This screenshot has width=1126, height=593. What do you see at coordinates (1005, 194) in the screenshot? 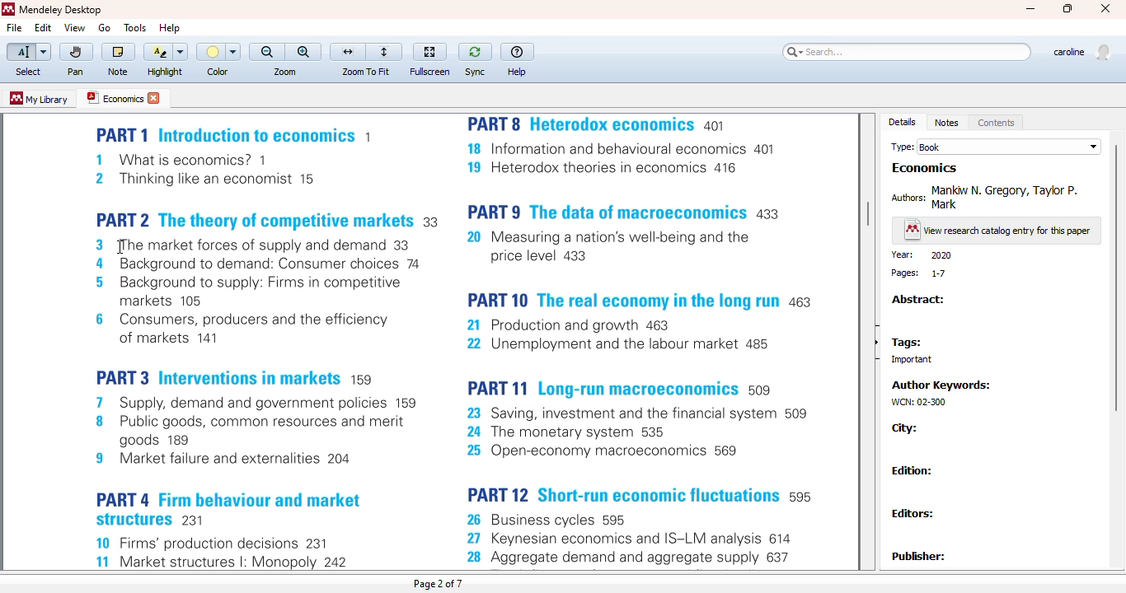
I see `Mankiw N. Gregory, Taylor P. Mark` at bounding box center [1005, 194].